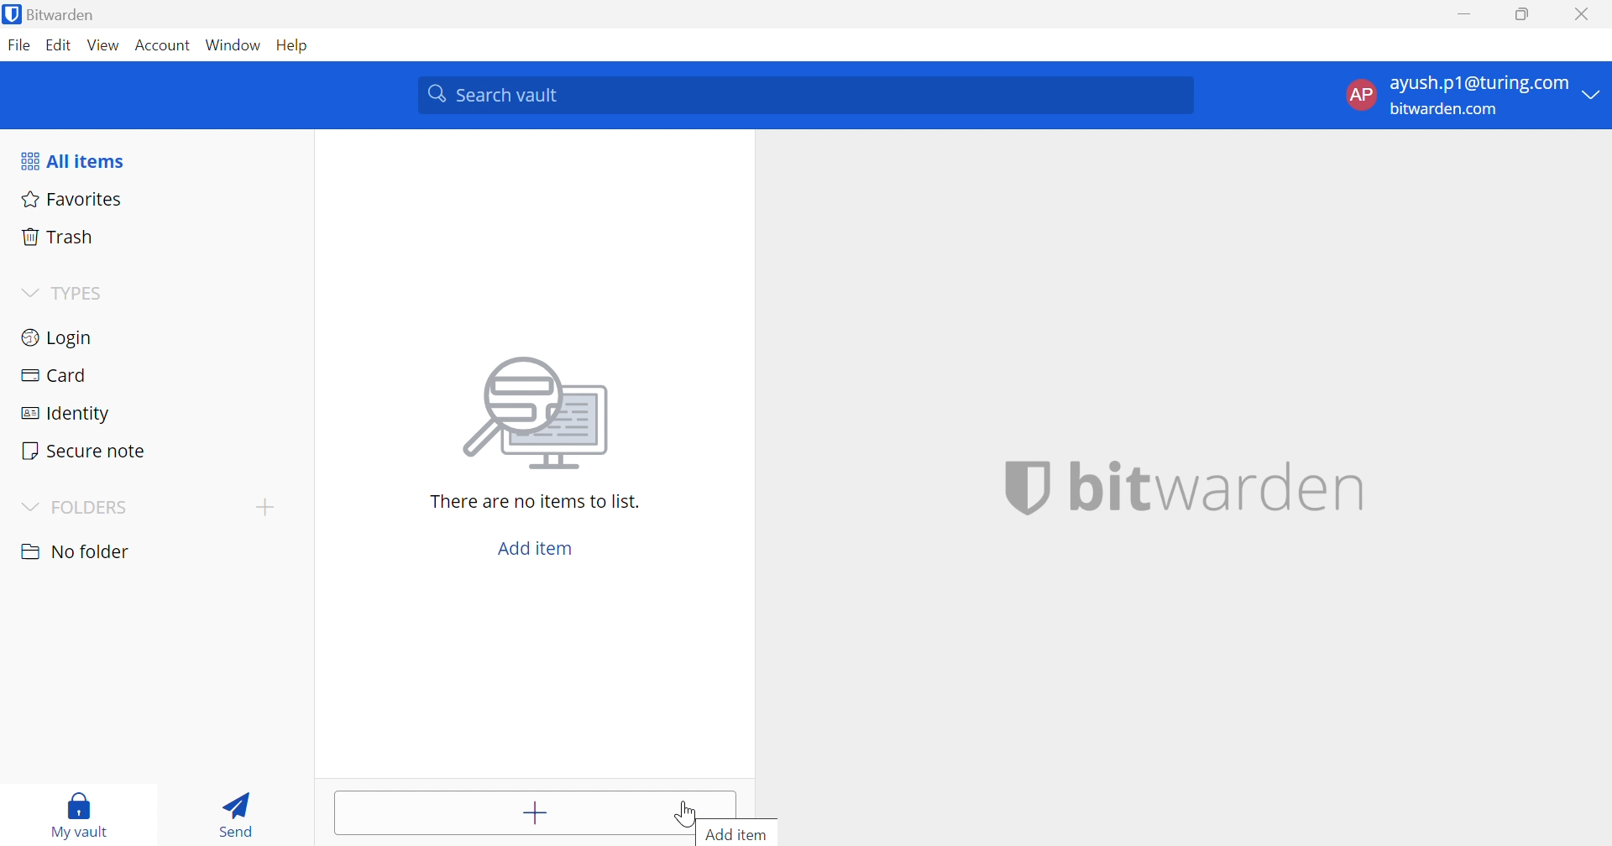  Describe the element at coordinates (809, 96) in the screenshot. I see `Search vault` at that location.